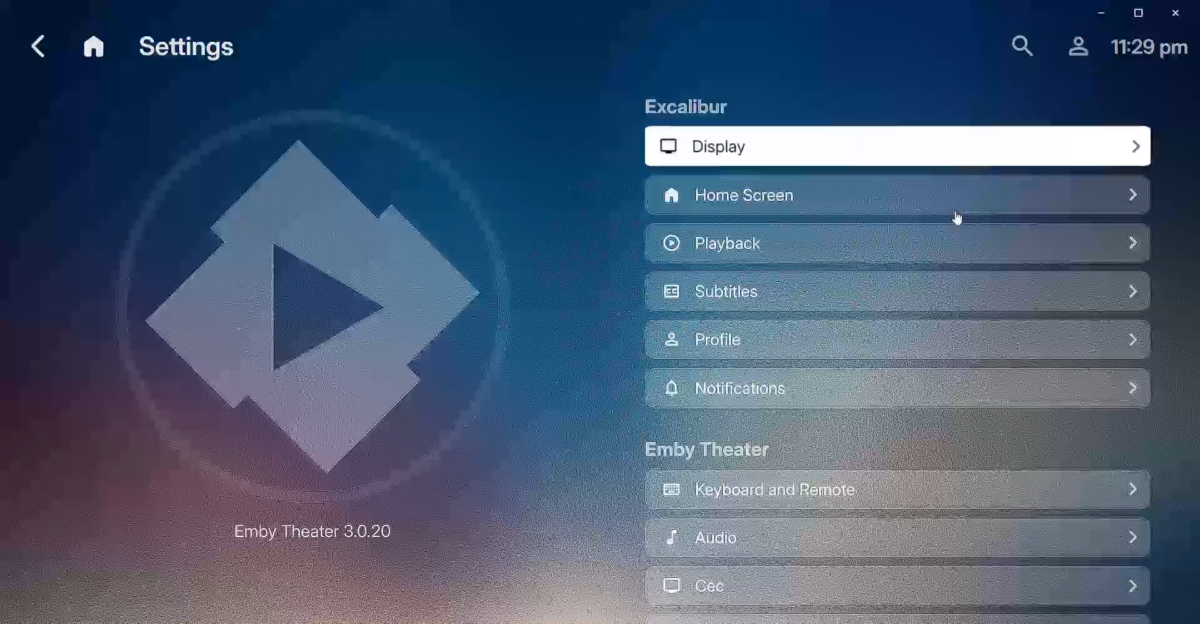 The height and width of the screenshot is (624, 1200). Describe the element at coordinates (1016, 46) in the screenshot. I see `Find` at that location.